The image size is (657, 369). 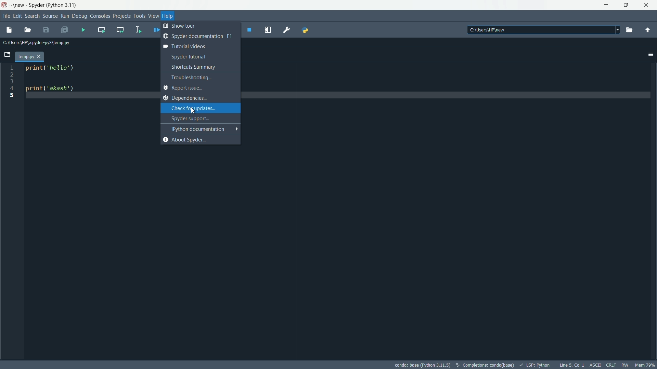 What do you see at coordinates (100, 30) in the screenshot?
I see `run current cell` at bounding box center [100, 30].